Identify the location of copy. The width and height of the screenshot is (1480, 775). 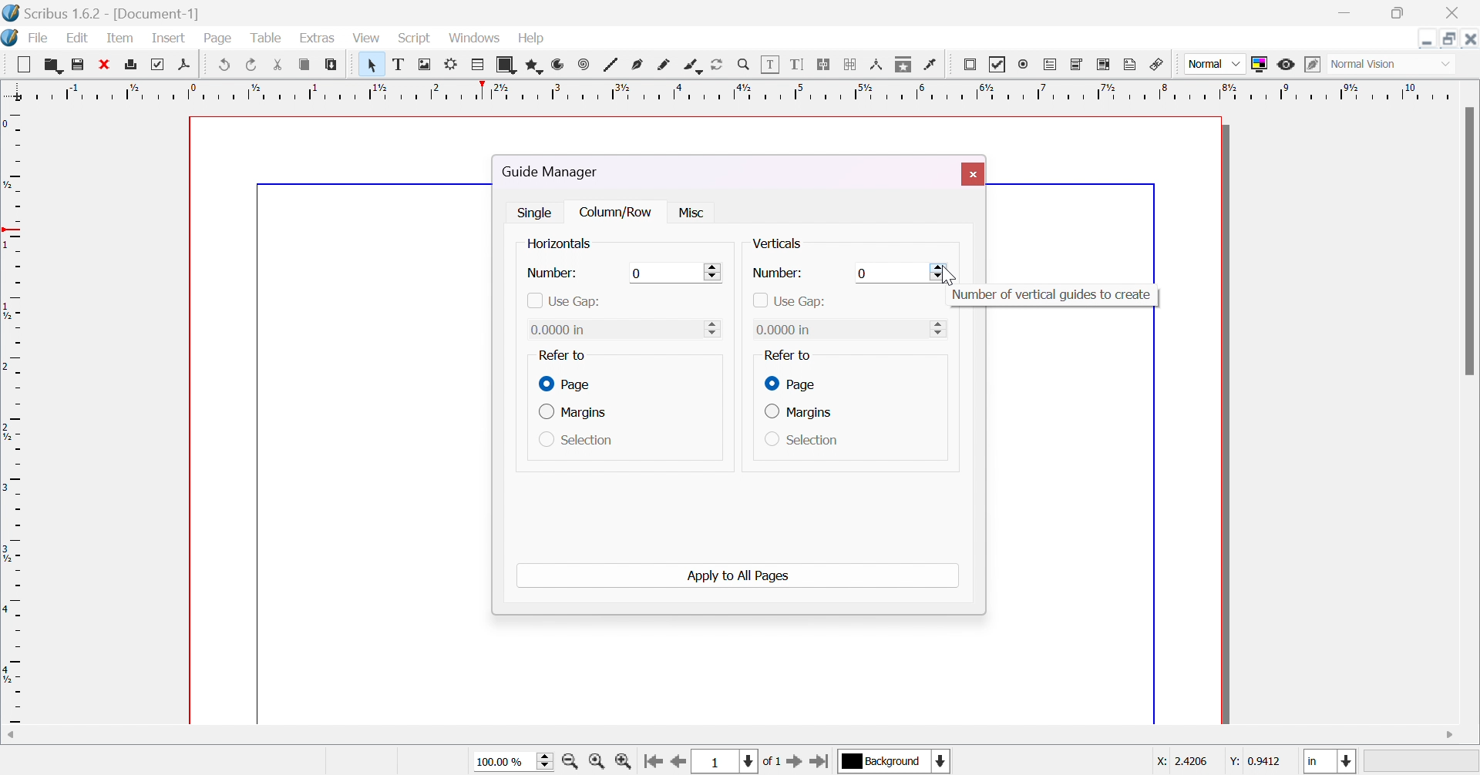
(306, 64).